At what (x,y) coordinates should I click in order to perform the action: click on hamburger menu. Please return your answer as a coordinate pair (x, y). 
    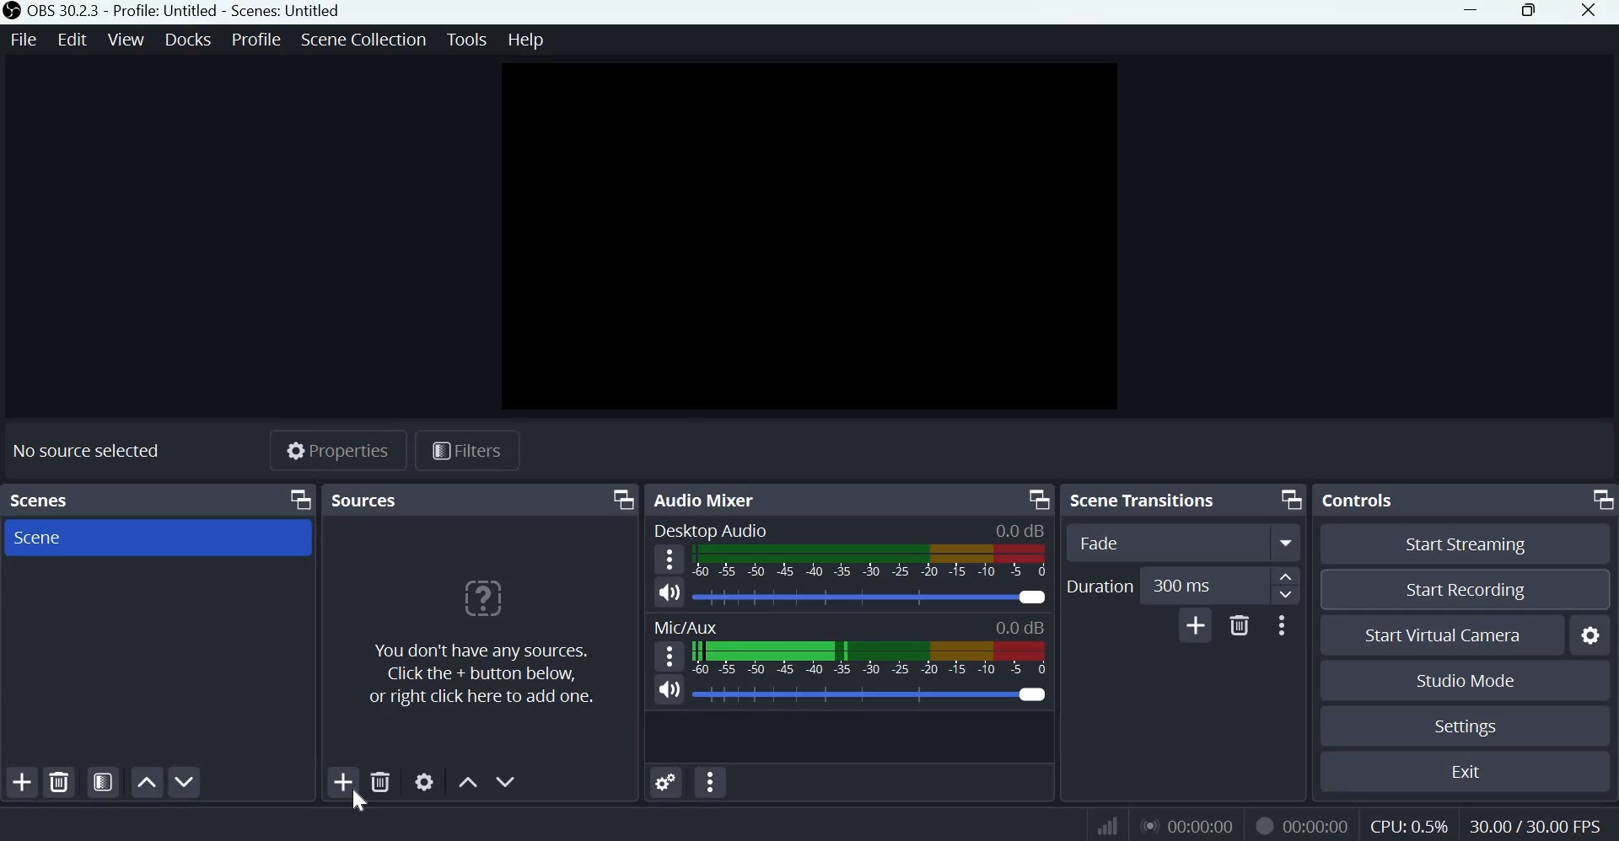
    Looking at the image, I should click on (670, 560).